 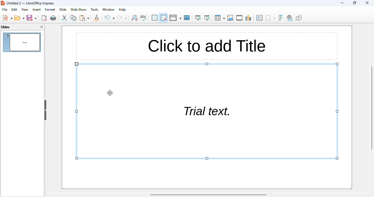 I want to click on slide, so click(x=63, y=9).